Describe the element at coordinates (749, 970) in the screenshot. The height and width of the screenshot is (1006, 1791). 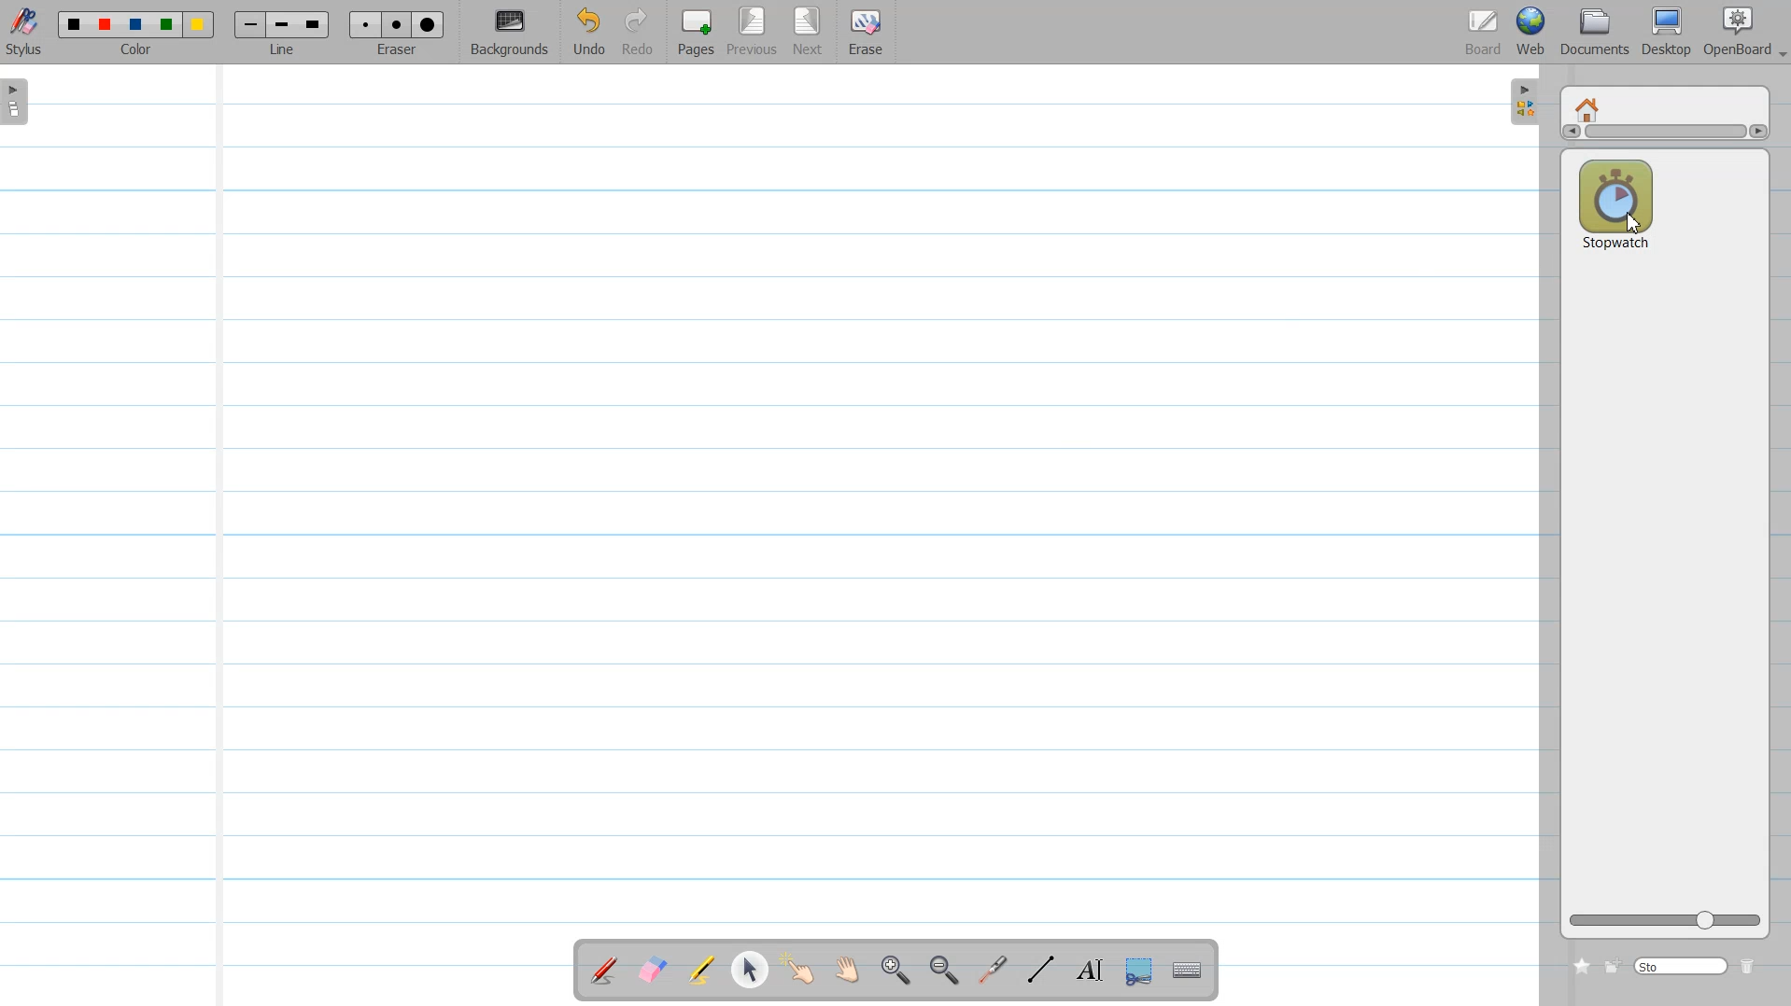
I see `Select and modify object` at that location.